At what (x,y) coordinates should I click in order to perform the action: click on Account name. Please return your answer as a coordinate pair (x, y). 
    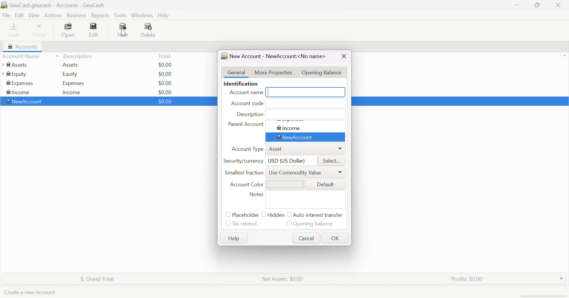
    Looking at the image, I should click on (30, 56).